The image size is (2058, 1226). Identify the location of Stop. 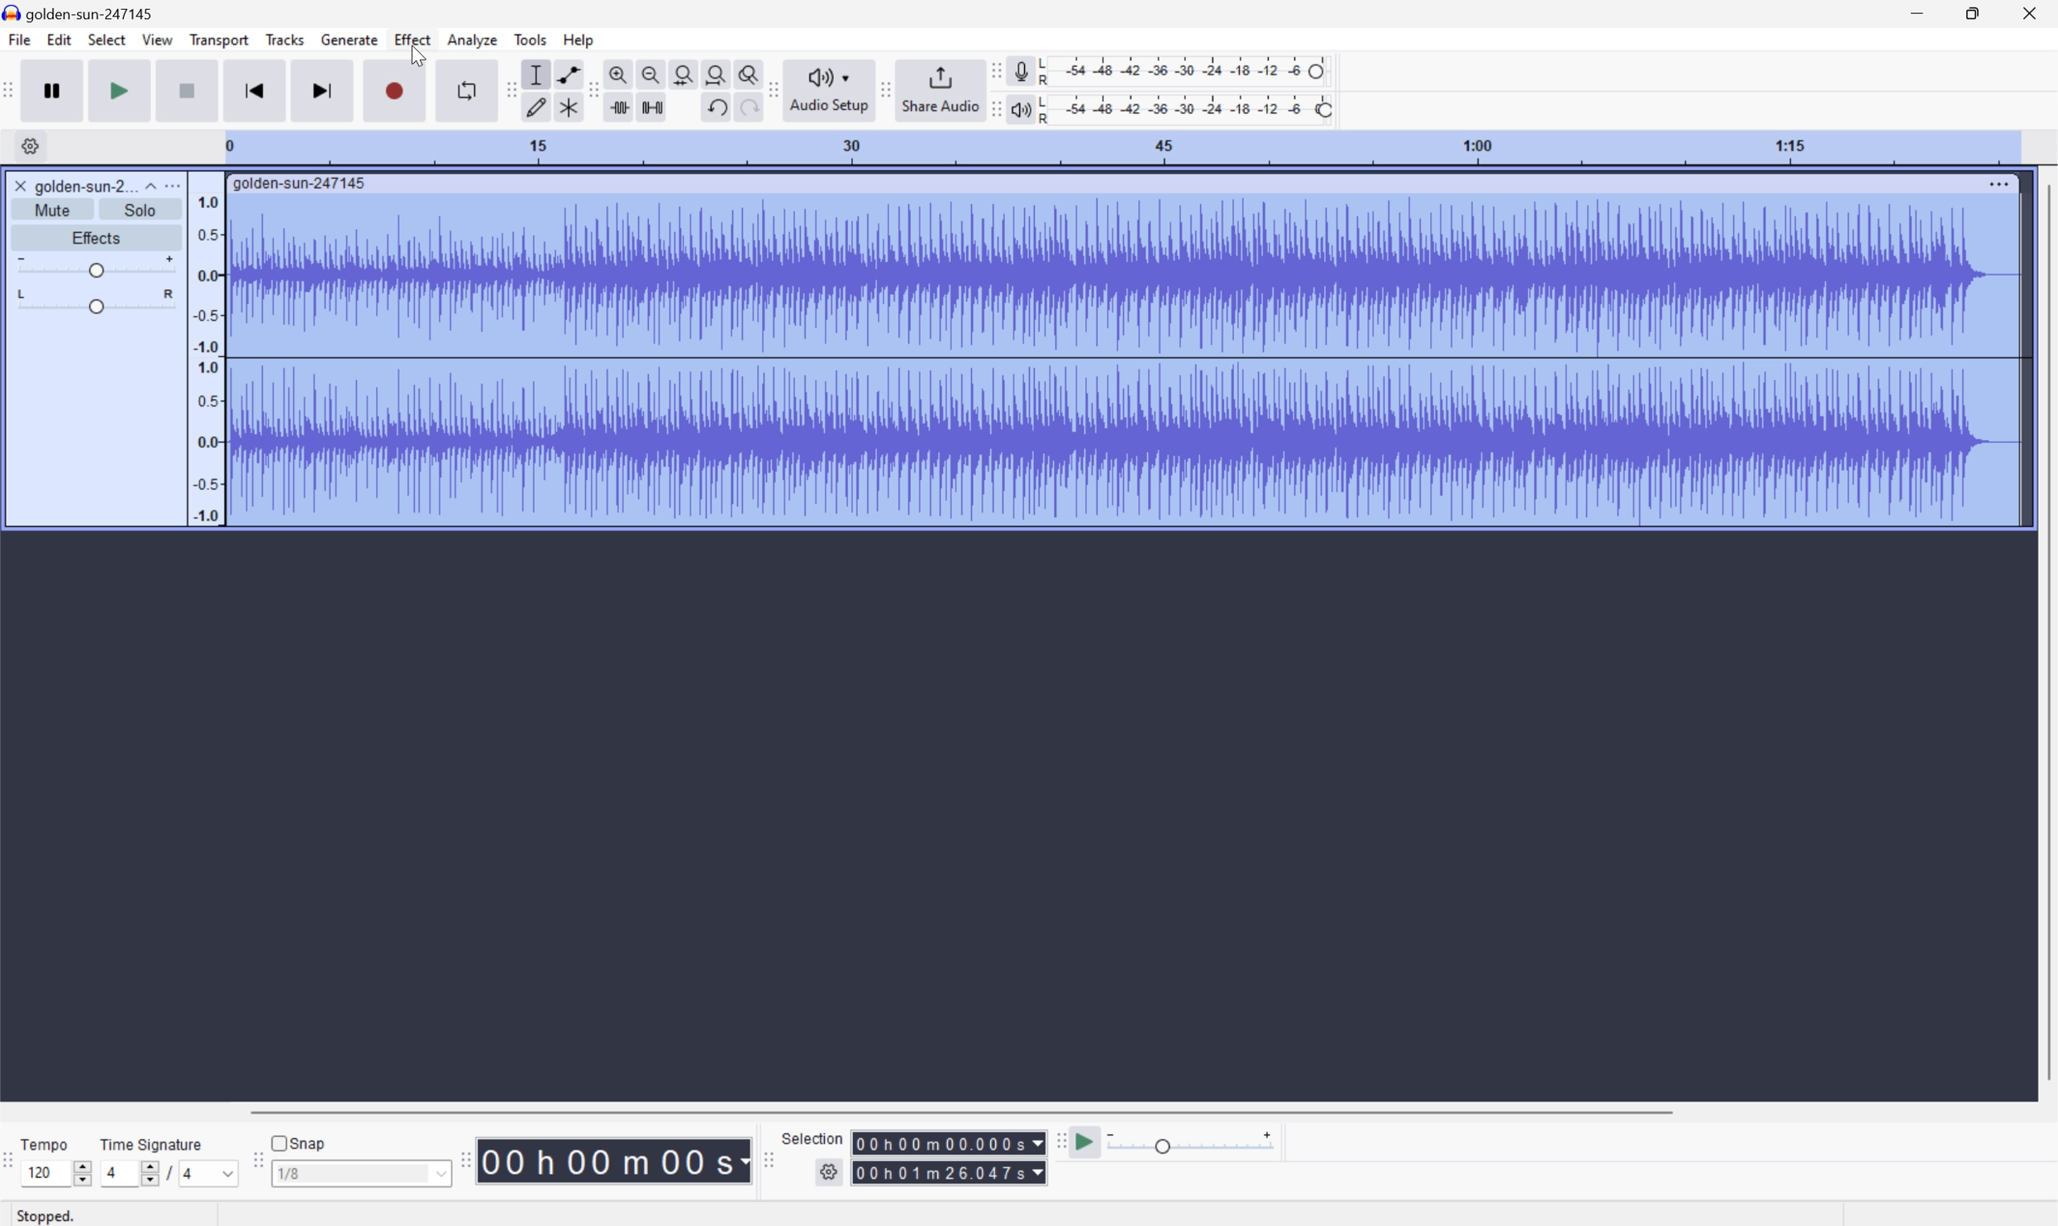
(185, 91).